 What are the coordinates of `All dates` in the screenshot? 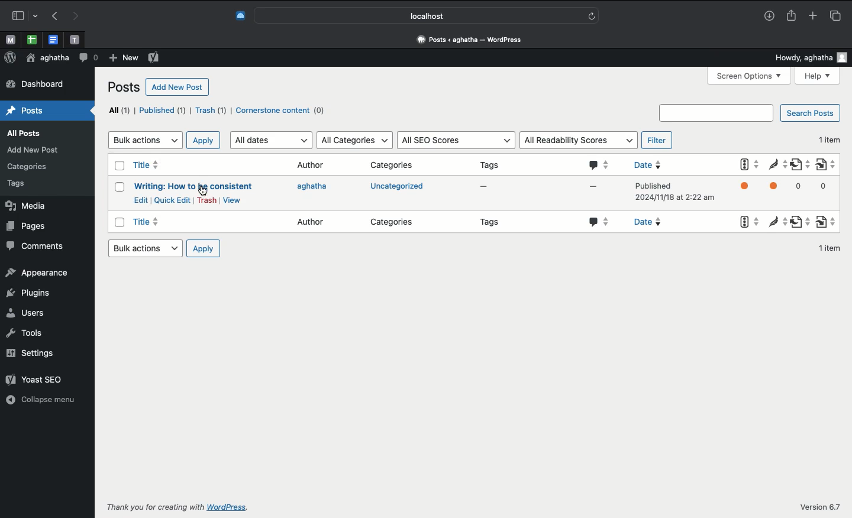 It's located at (271, 140).